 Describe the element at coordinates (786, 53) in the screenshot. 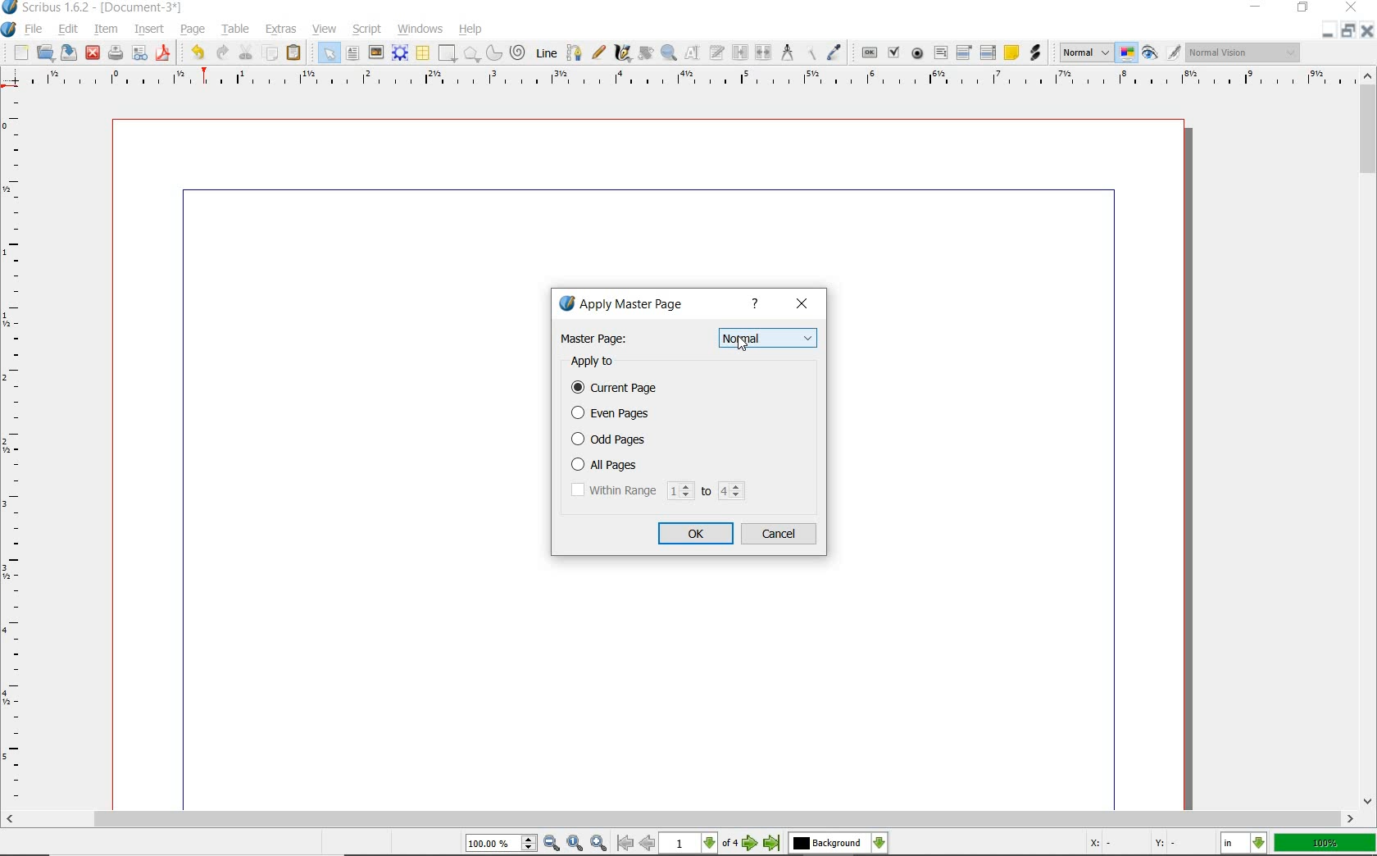

I see `measurements` at that location.